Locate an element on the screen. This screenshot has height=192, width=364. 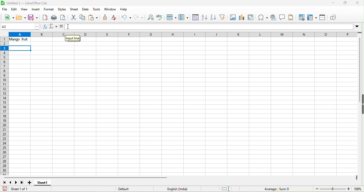
save is located at coordinates (33, 17).